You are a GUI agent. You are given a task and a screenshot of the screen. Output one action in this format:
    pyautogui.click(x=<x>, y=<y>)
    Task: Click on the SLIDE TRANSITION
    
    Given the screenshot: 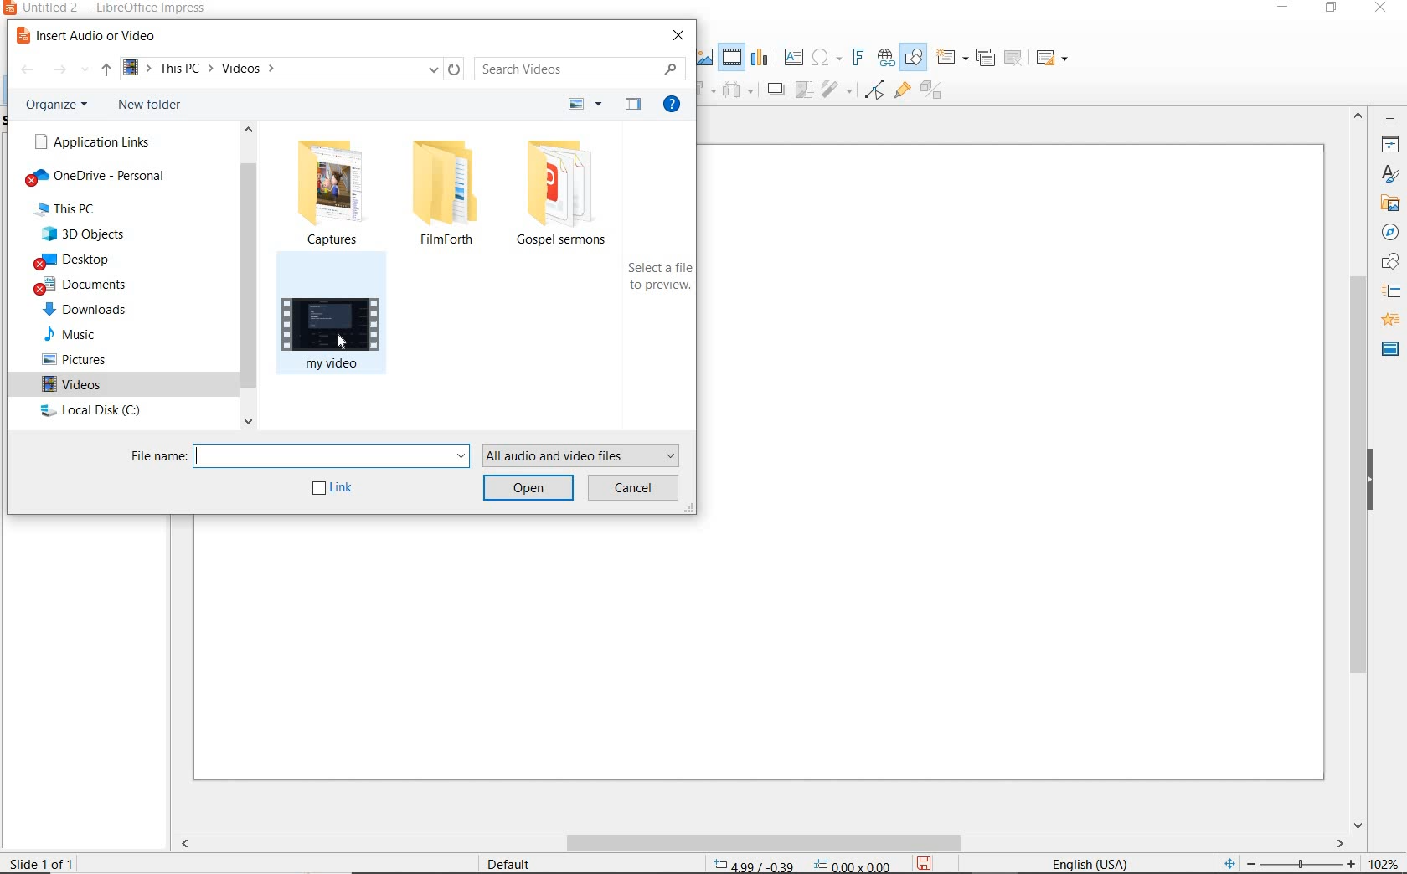 What is the action you would take?
    pyautogui.click(x=1392, y=292)
    